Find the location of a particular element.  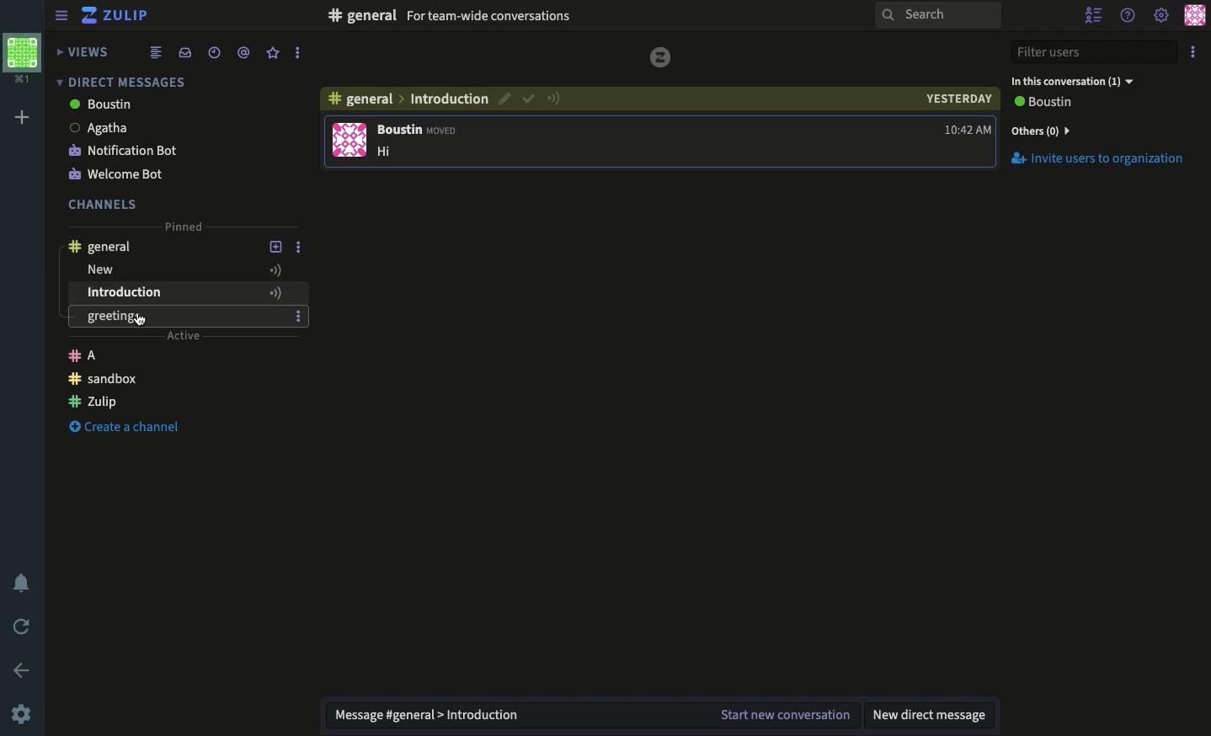

For team wide conversations is located at coordinates (490, 17).